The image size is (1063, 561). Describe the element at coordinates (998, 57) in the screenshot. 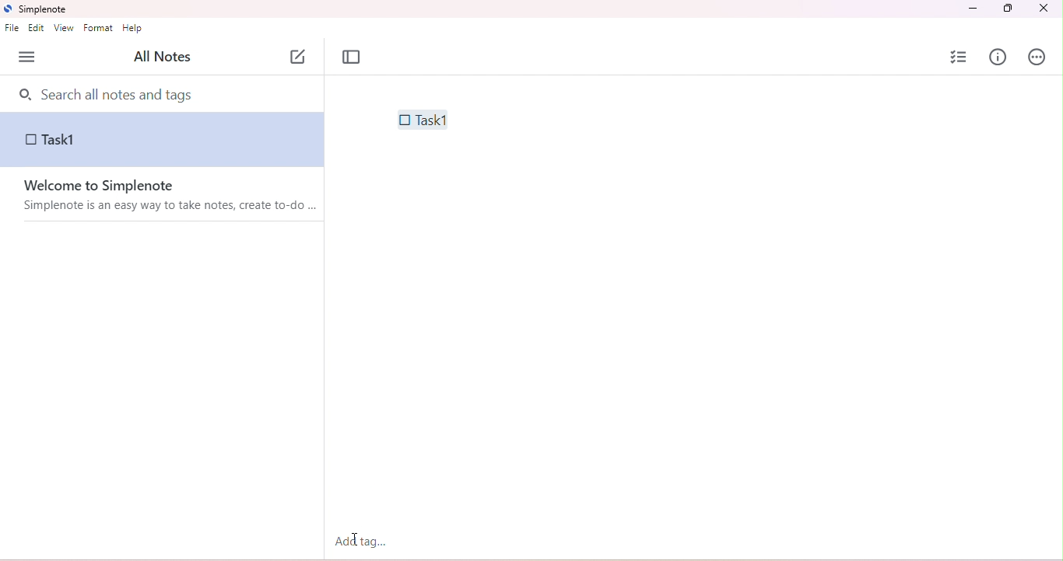

I see `info` at that location.